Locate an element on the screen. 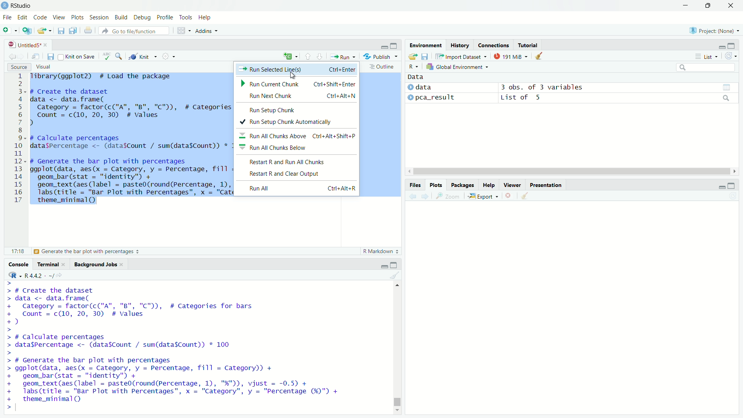 This screenshot has width=743, height=418. go back is located at coordinates (413, 197).